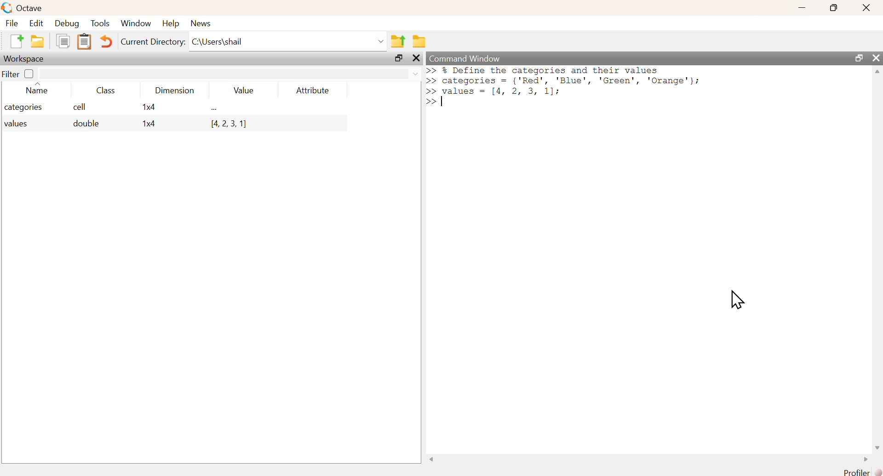 Image resolution: width=883 pixels, height=476 pixels. I want to click on New folder, so click(38, 41).